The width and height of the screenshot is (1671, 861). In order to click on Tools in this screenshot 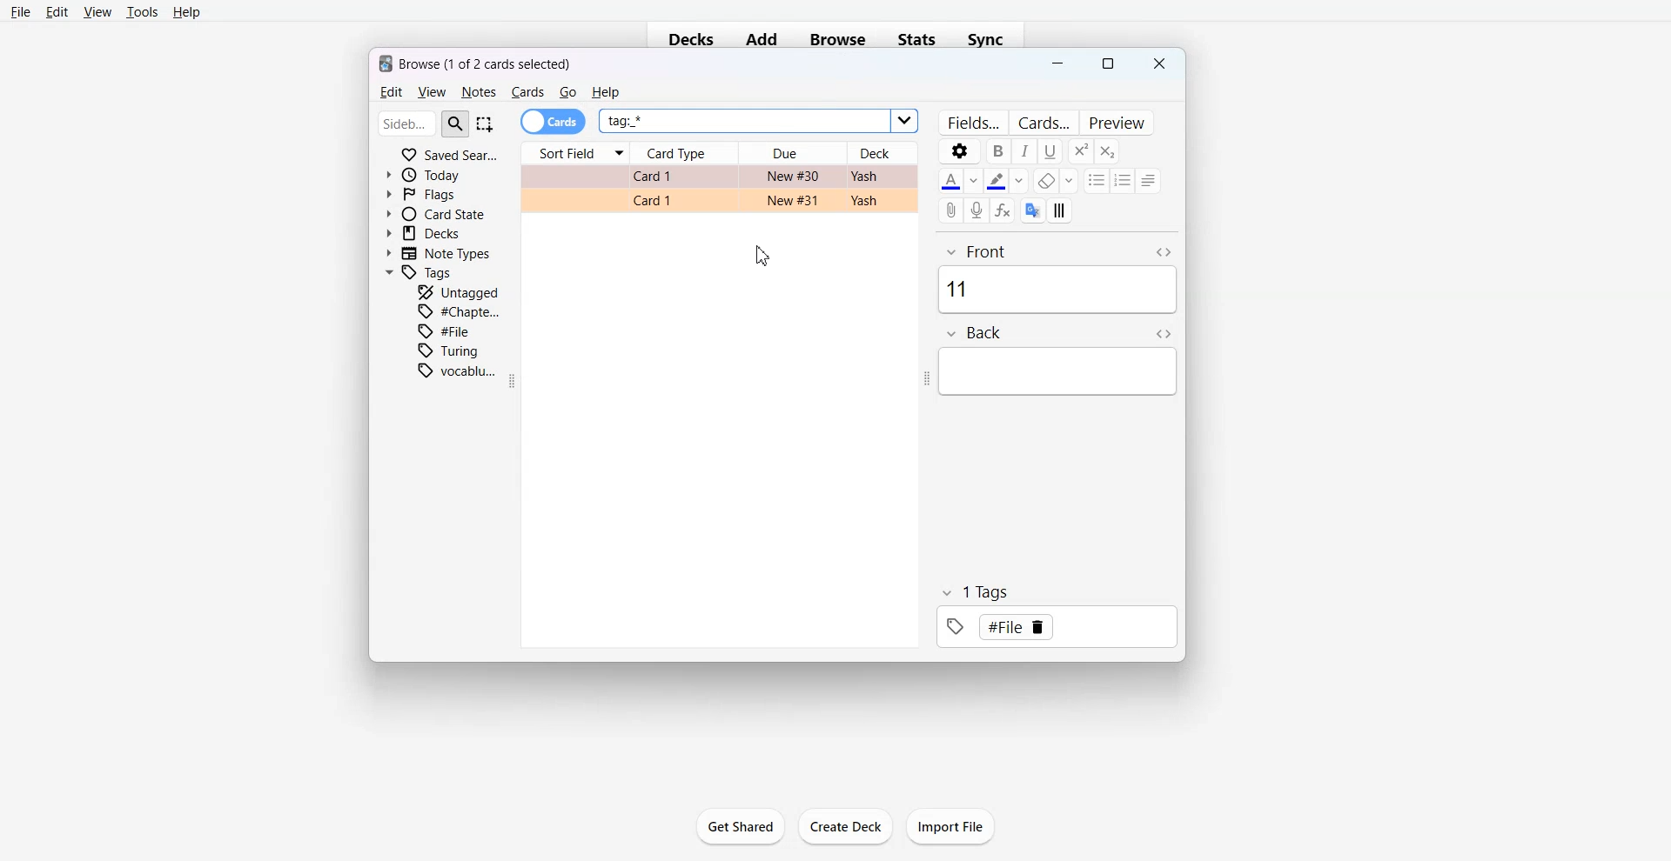, I will do `click(142, 12)`.